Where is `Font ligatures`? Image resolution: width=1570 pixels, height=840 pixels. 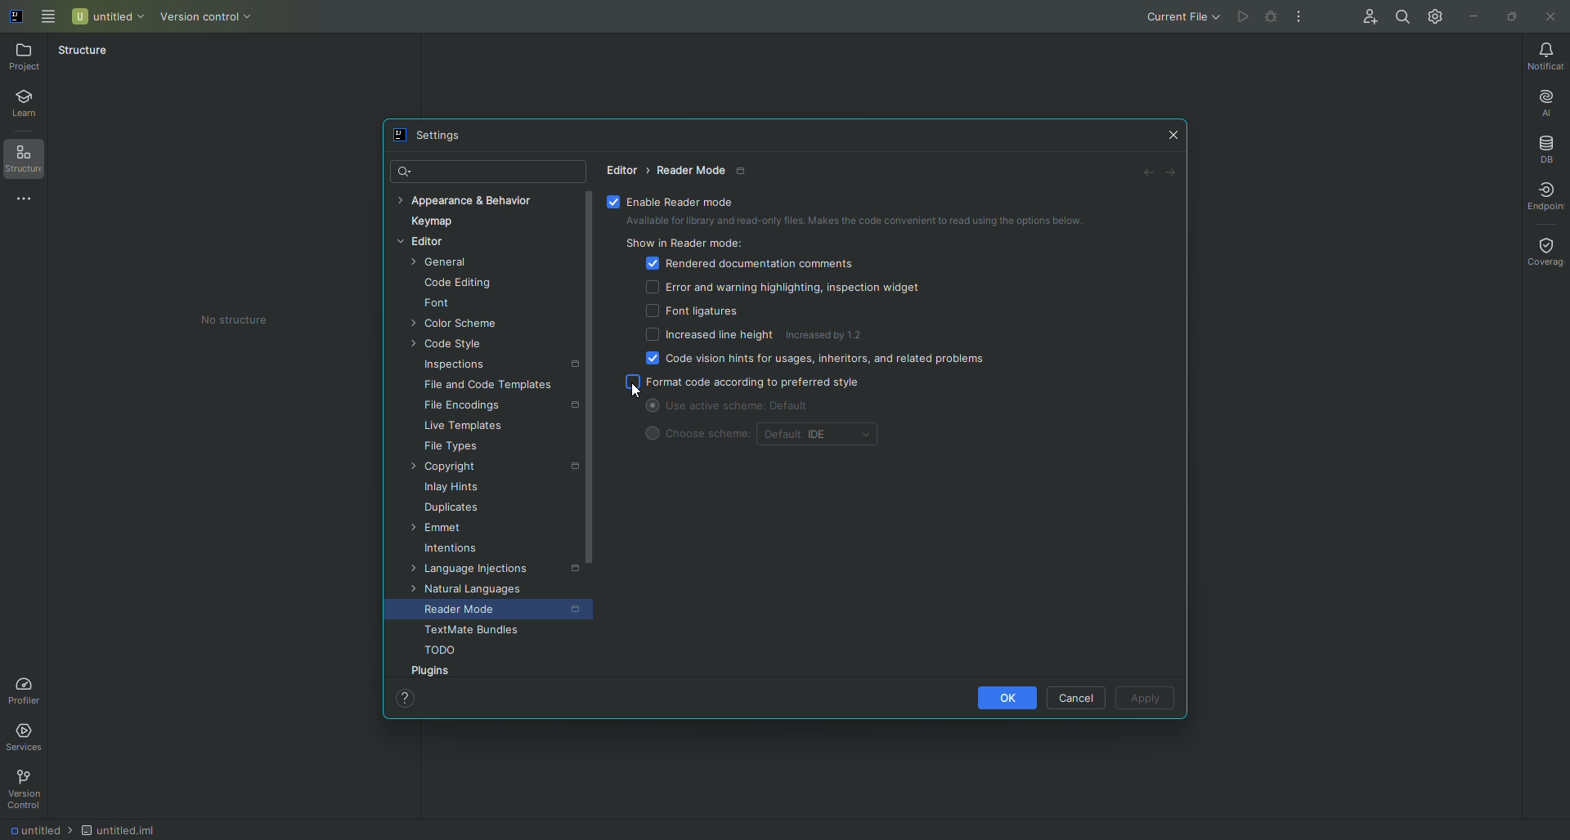 Font ligatures is located at coordinates (691, 312).